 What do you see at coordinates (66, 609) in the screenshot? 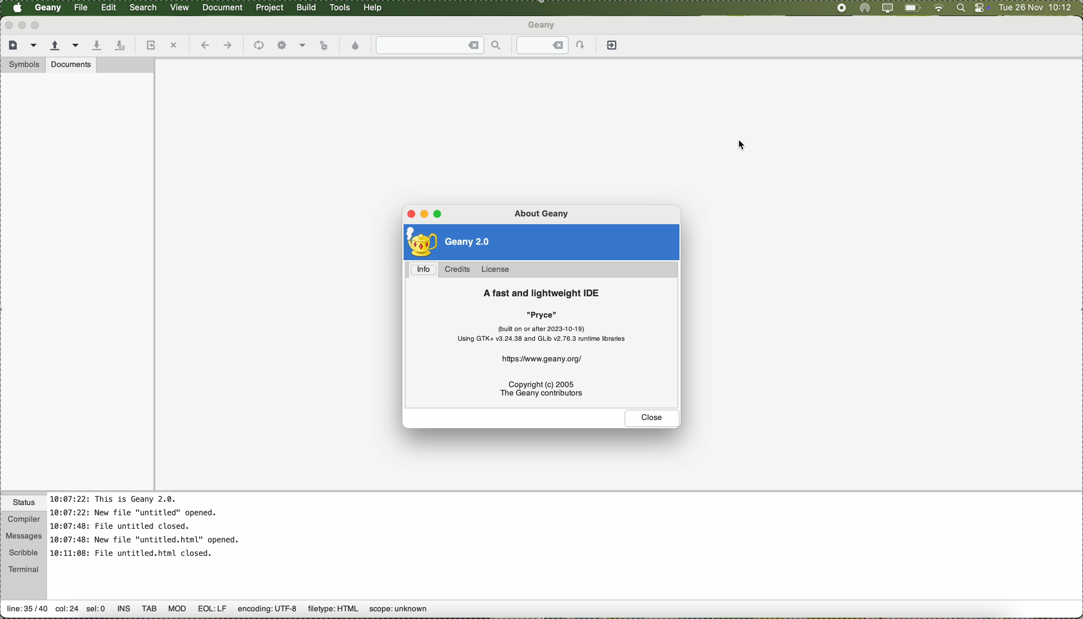
I see `col:24` at bounding box center [66, 609].